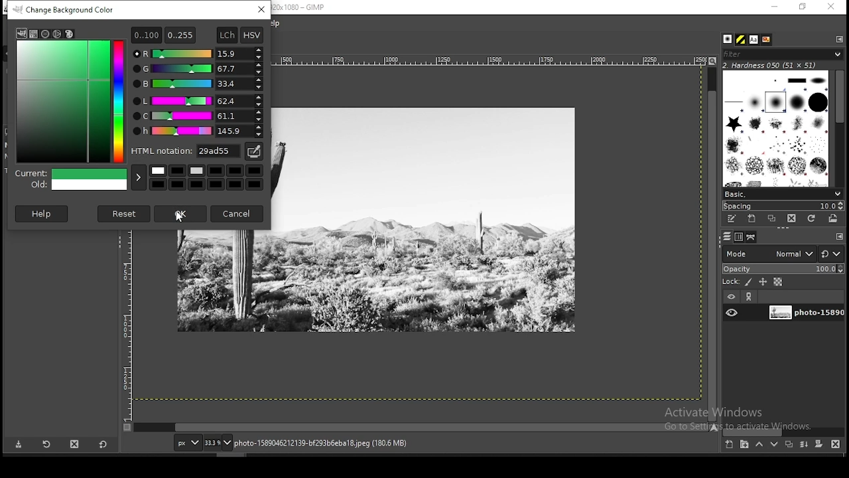 The image size is (849, 478). Describe the element at coordinates (729, 39) in the screenshot. I see `brushes` at that location.